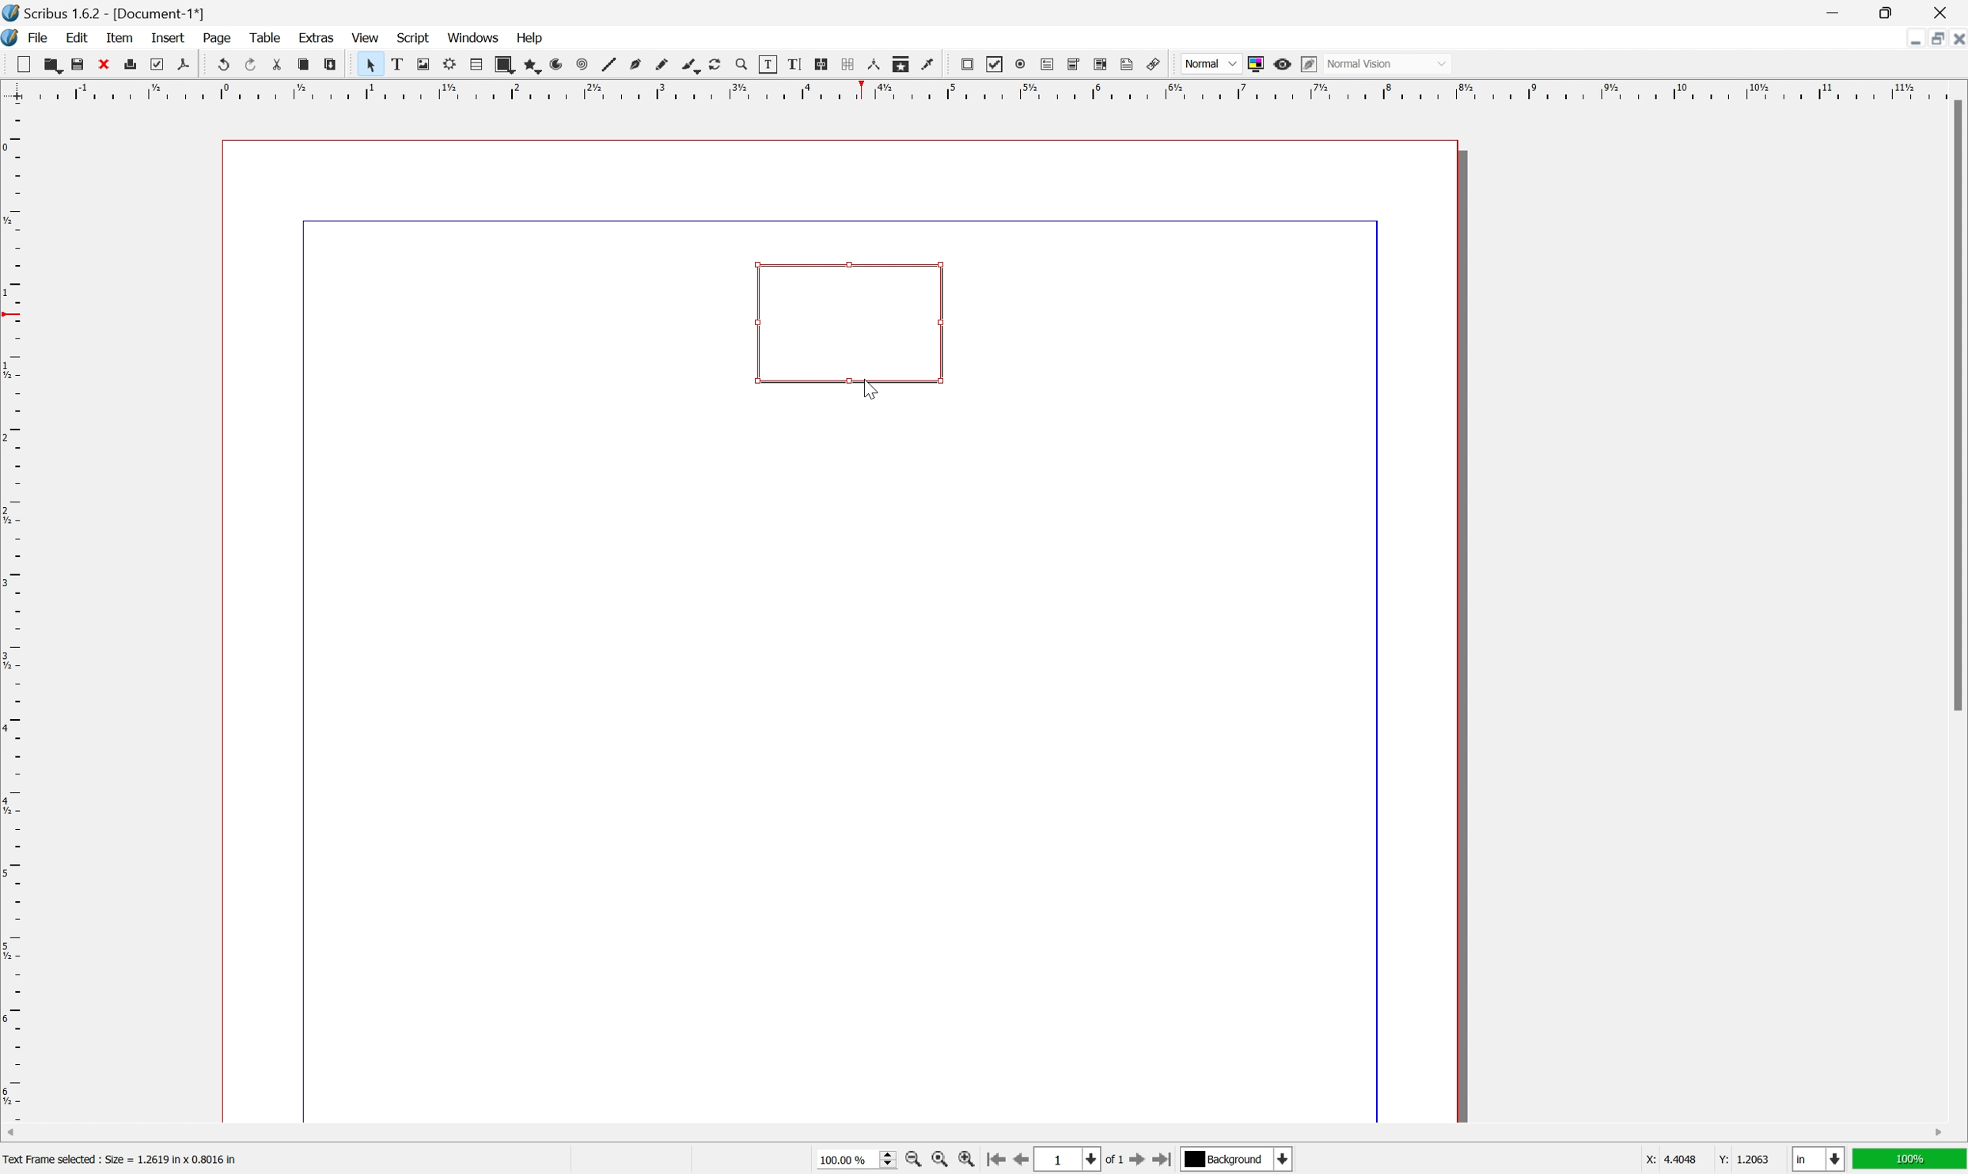 The height and width of the screenshot is (1174, 1968). I want to click on bezier curve, so click(634, 65).